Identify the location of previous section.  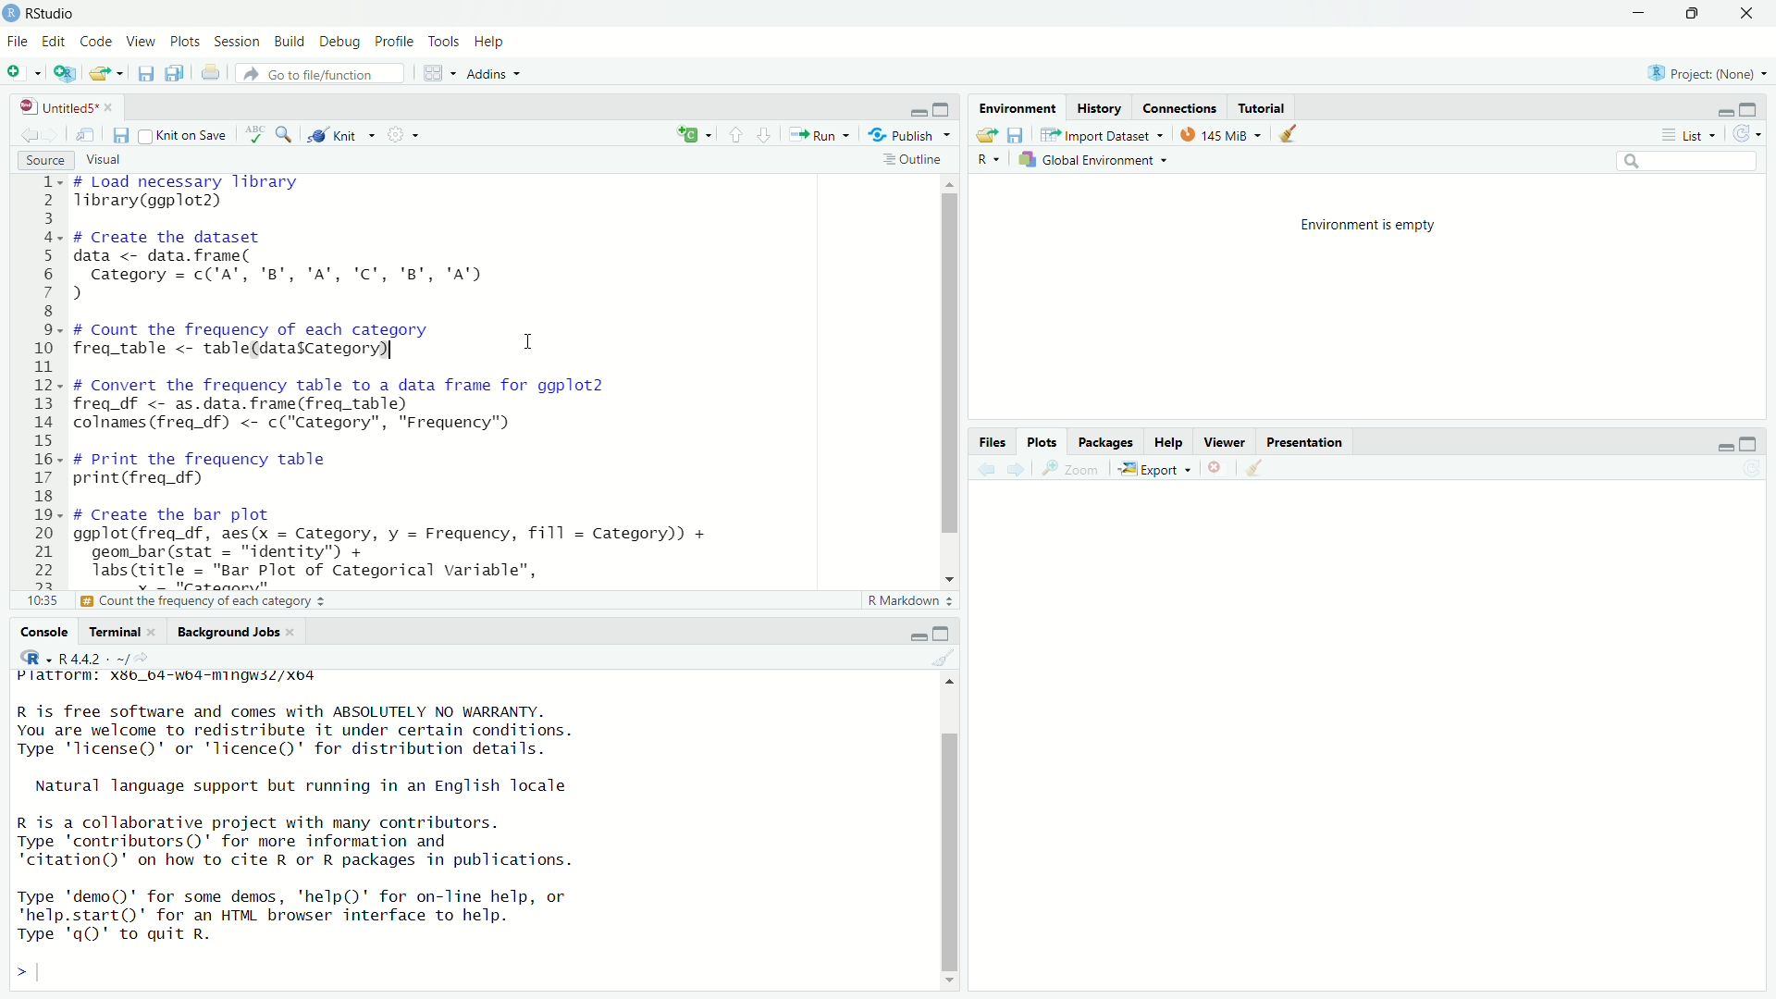
(735, 139).